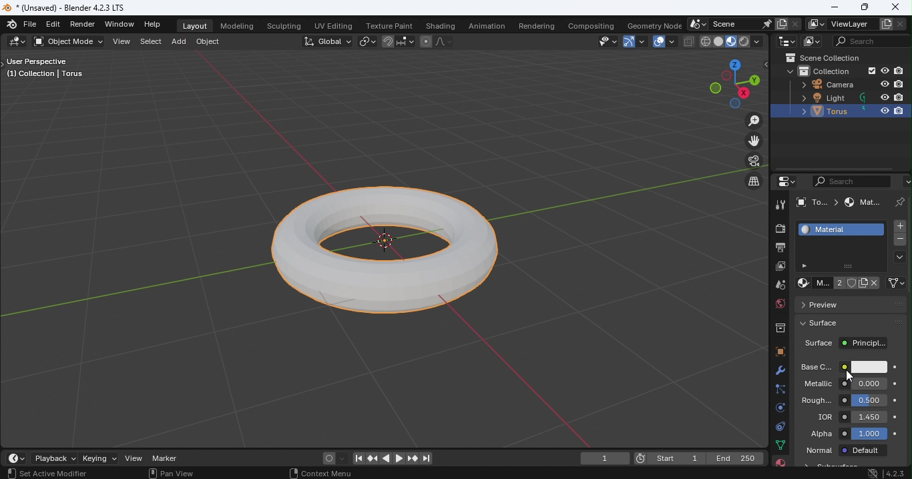 This screenshot has height=479, width=912. What do you see at coordinates (642, 459) in the screenshot?
I see `Current frame` at bounding box center [642, 459].